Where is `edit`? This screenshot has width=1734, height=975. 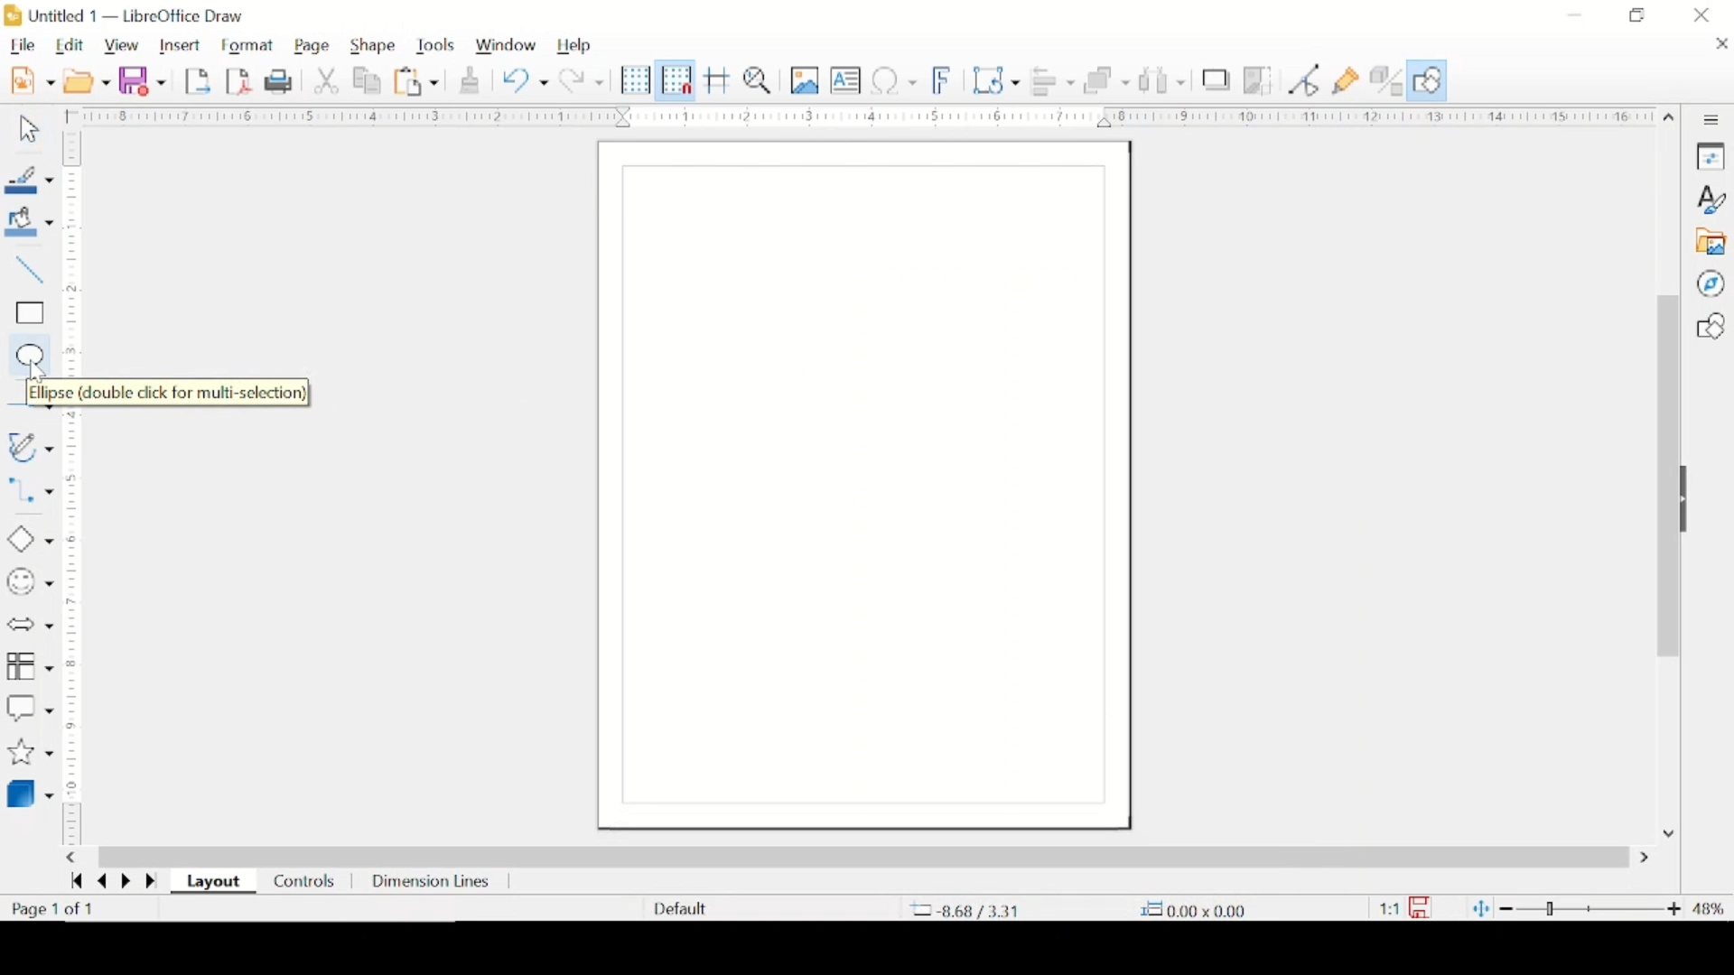 edit is located at coordinates (72, 45).